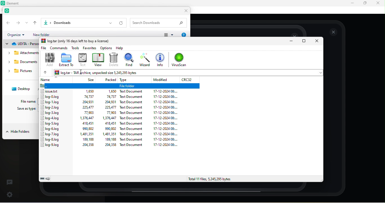  Describe the element at coordinates (27, 23) in the screenshot. I see `drop down` at that location.